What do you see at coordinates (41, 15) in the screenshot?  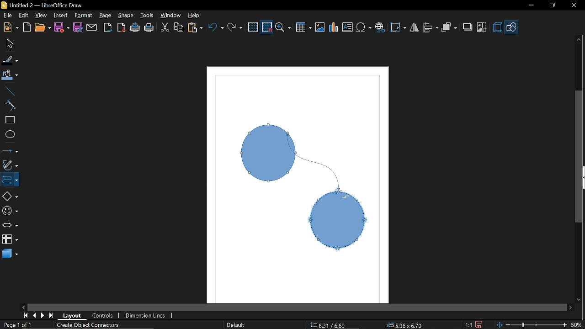 I see `View` at bounding box center [41, 15].